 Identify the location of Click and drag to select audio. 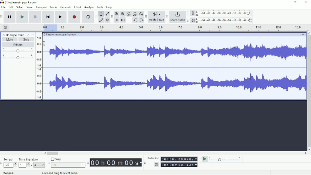
(63, 173).